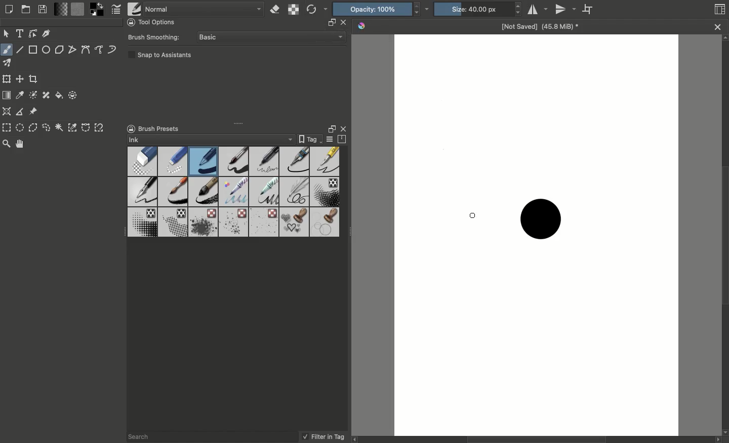  Describe the element at coordinates (154, 22) in the screenshot. I see `Tool options` at that location.